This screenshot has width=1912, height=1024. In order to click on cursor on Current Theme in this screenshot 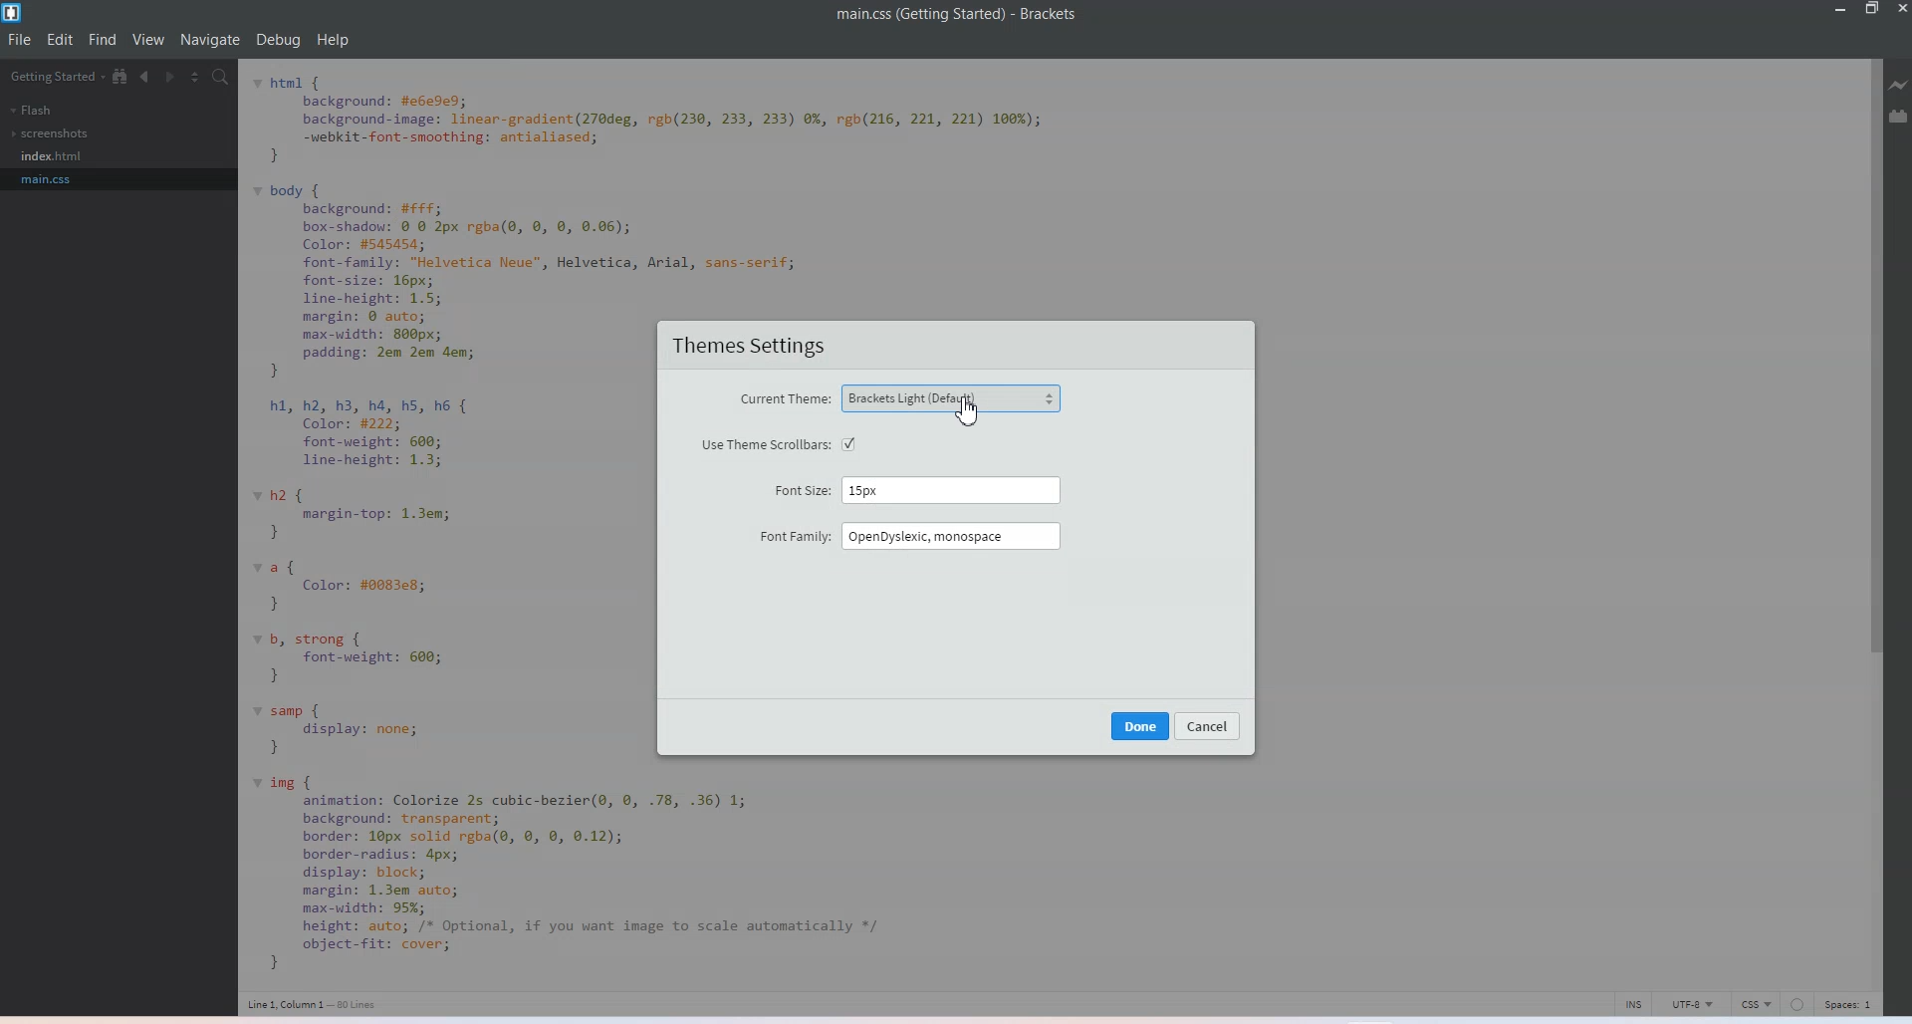, I will do `click(968, 411)`.